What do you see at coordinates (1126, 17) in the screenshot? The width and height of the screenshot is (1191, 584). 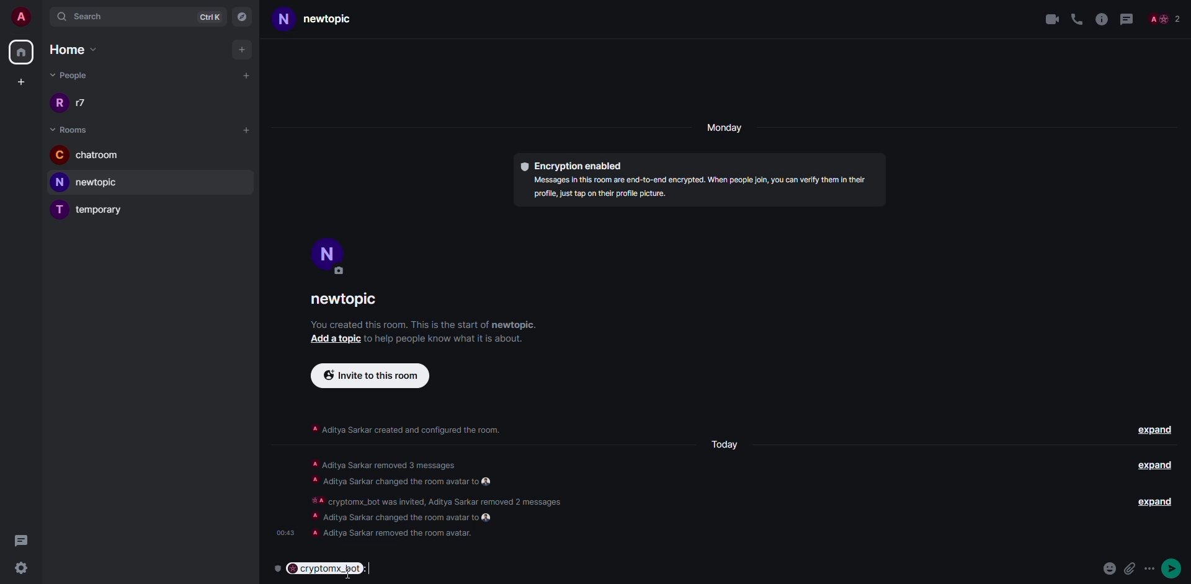 I see `threads` at bounding box center [1126, 17].